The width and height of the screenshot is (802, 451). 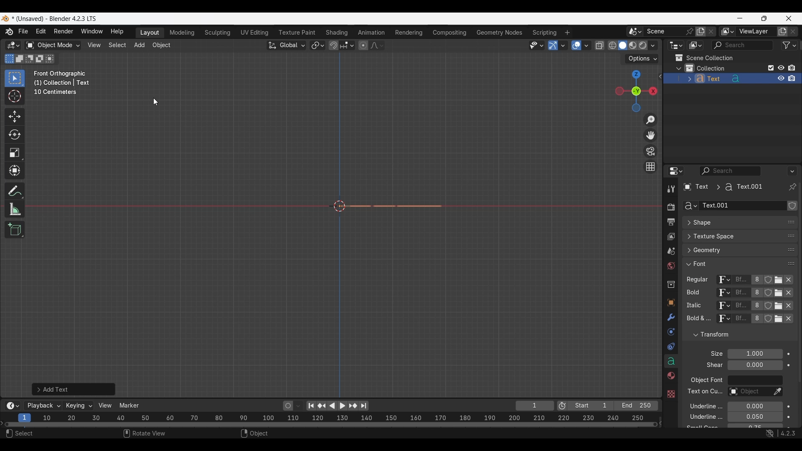 What do you see at coordinates (793, 206) in the screenshot?
I see `Change order in the list` at bounding box center [793, 206].